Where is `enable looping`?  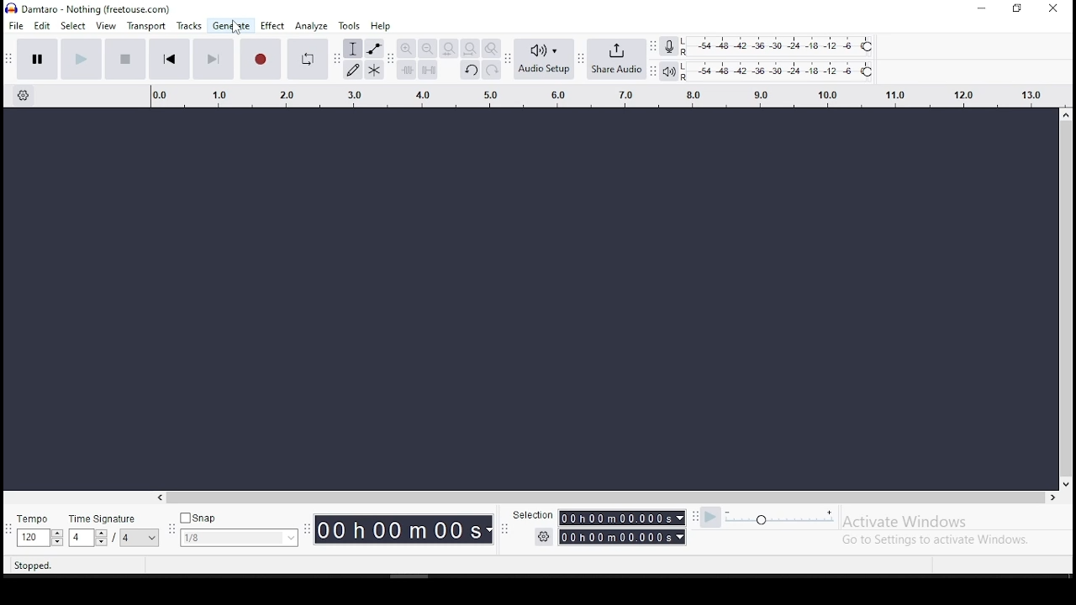
enable looping is located at coordinates (309, 59).